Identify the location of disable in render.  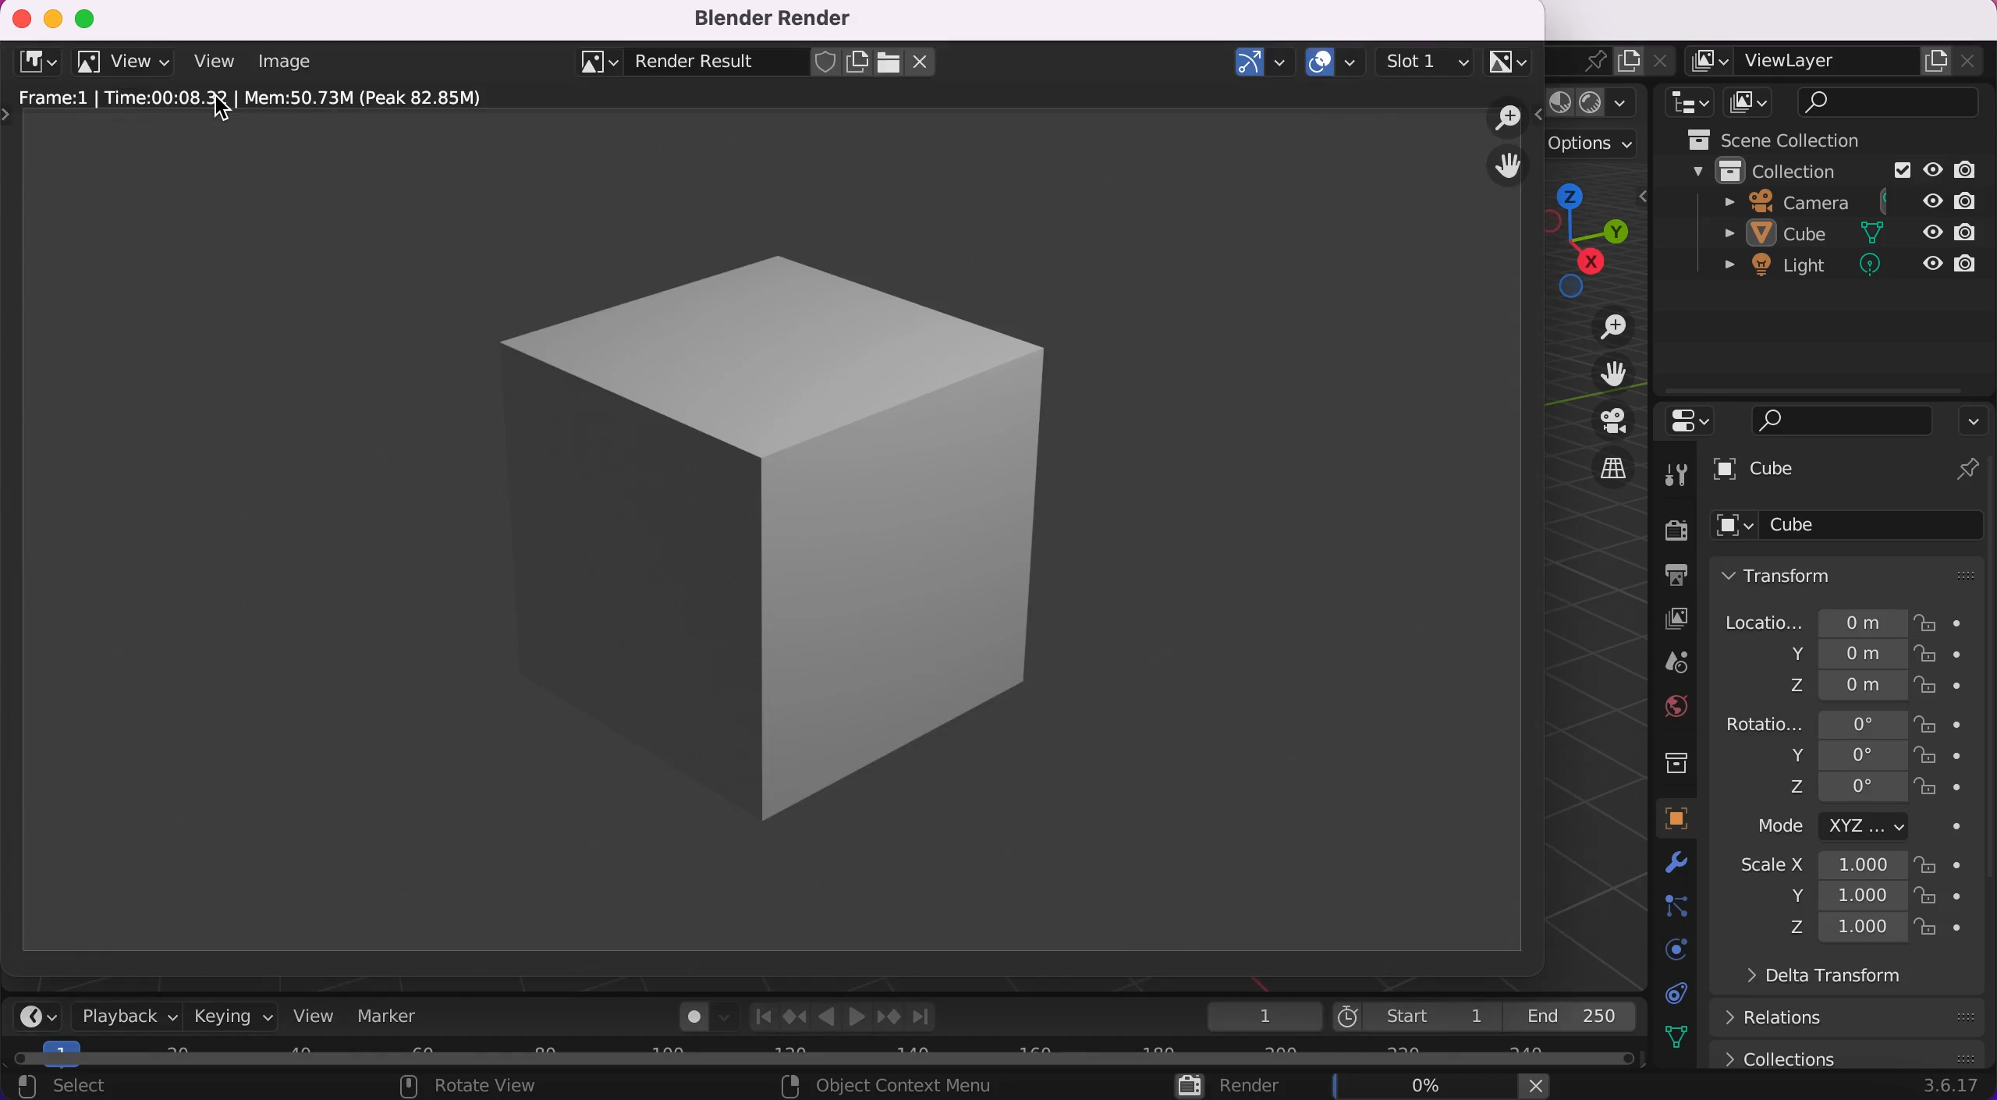
(1974, 170).